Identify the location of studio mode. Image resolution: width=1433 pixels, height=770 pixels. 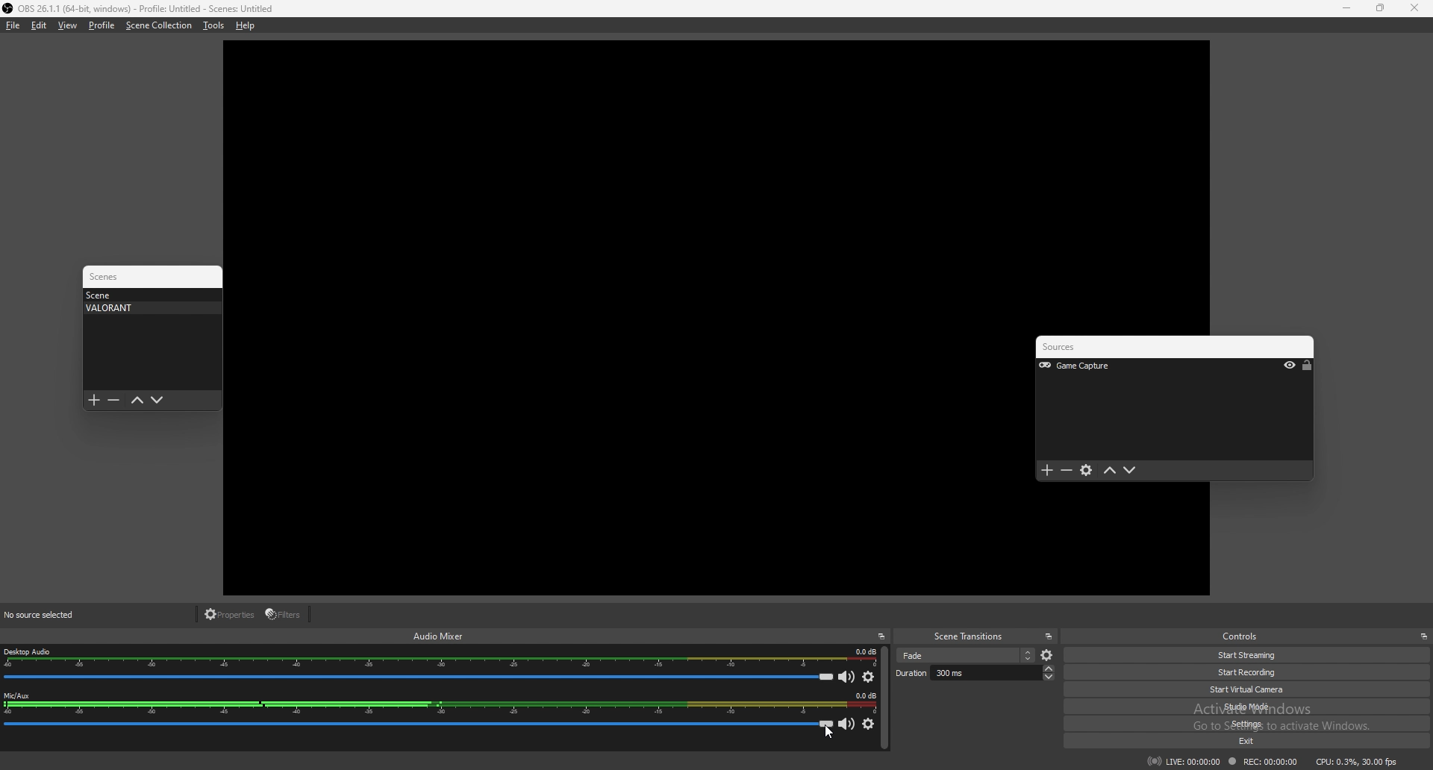
(1254, 706).